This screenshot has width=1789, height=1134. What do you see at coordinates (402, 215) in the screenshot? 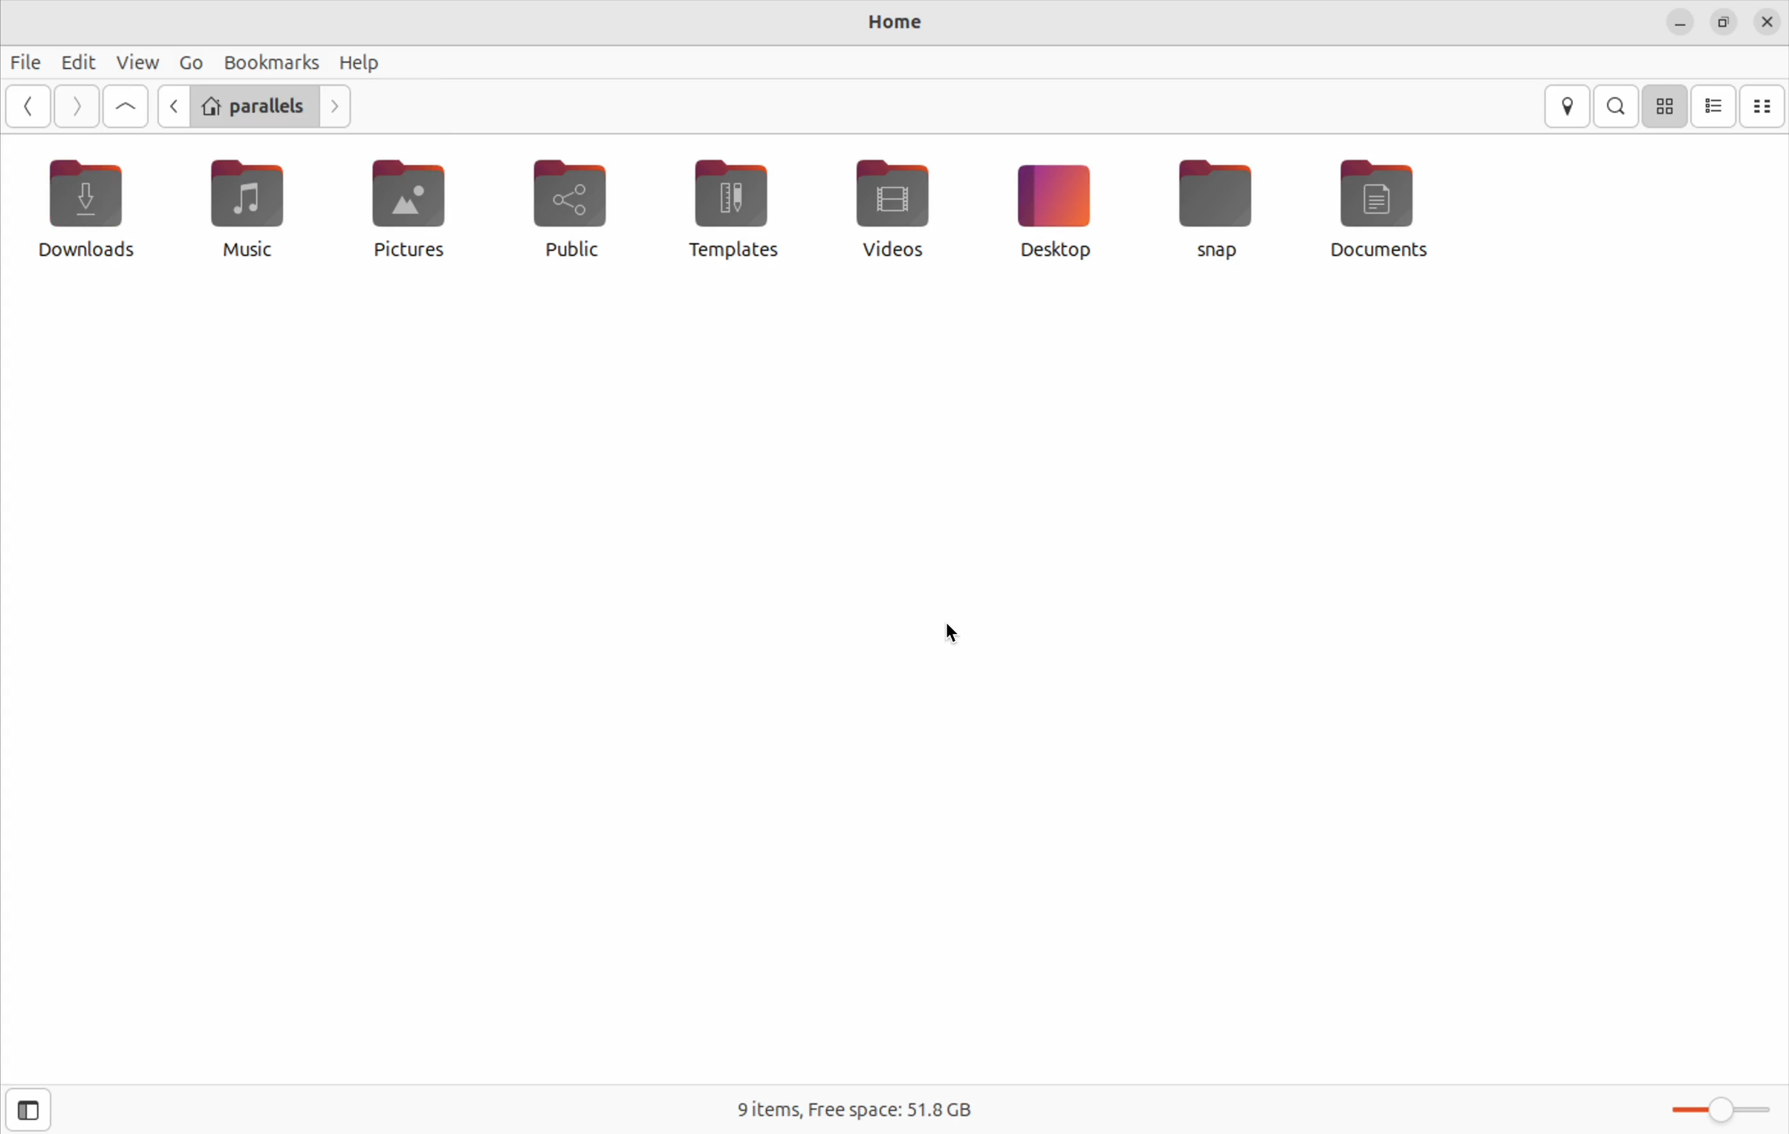
I see `pictures` at bounding box center [402, 215].